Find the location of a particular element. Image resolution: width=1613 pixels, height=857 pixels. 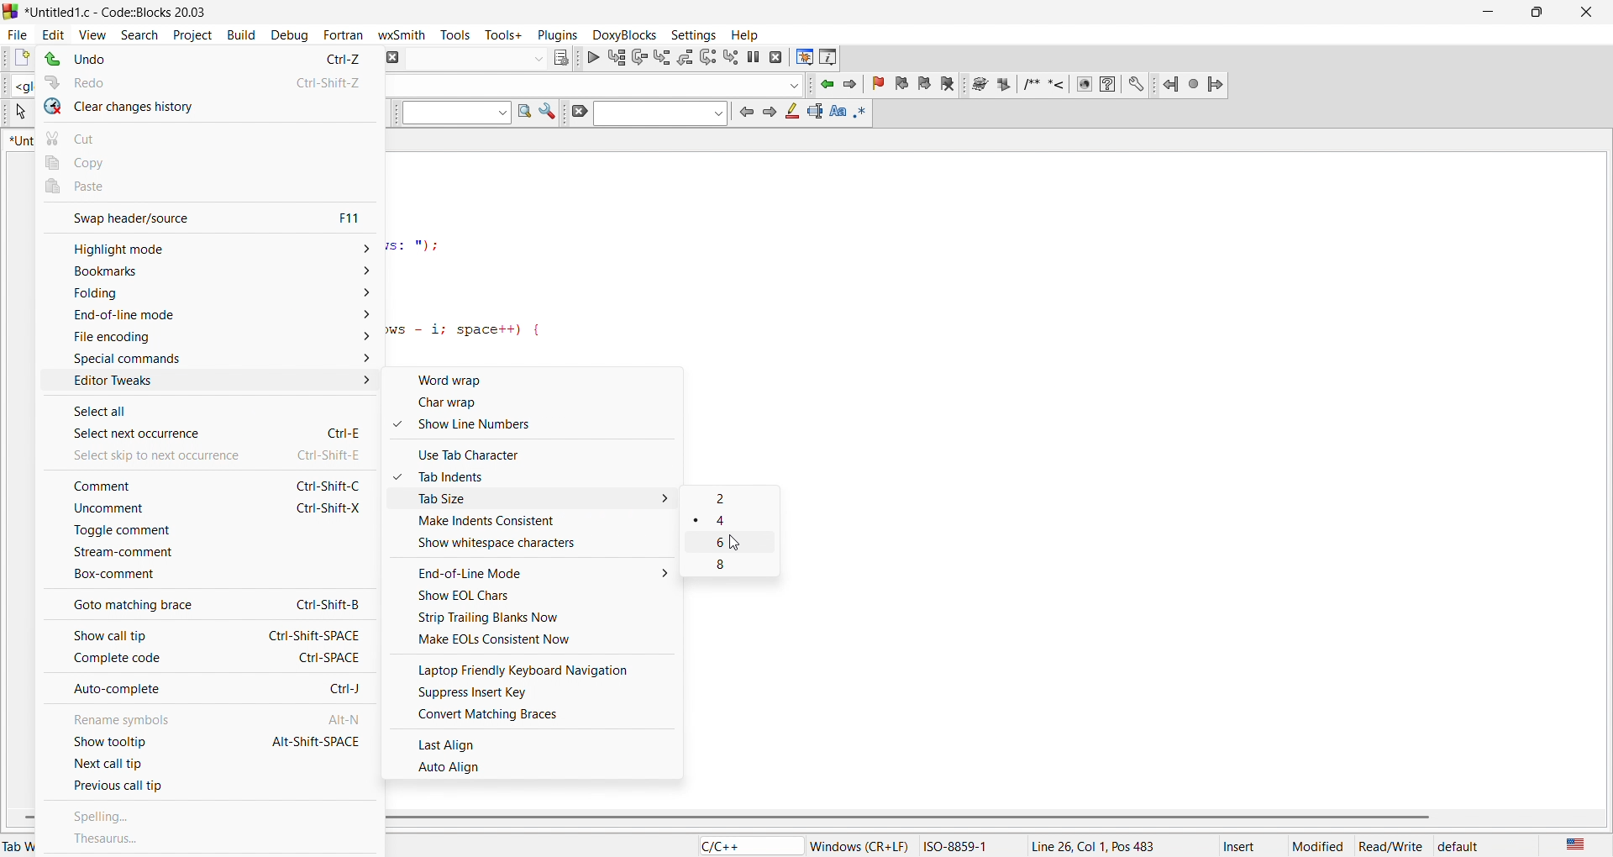

doxyblocks is located at coordinates (620, 32).